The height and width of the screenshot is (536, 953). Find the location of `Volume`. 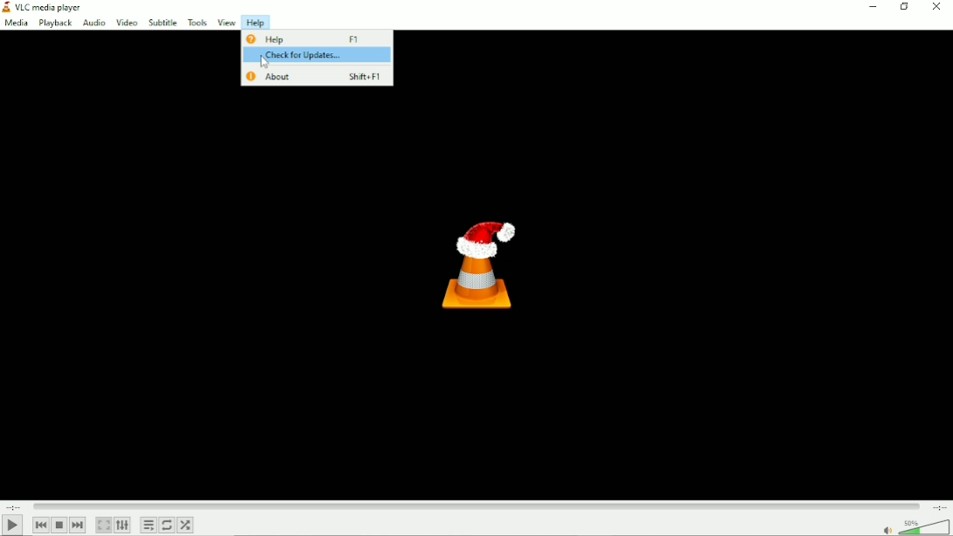

Volume is located at coordinates (924, 527).